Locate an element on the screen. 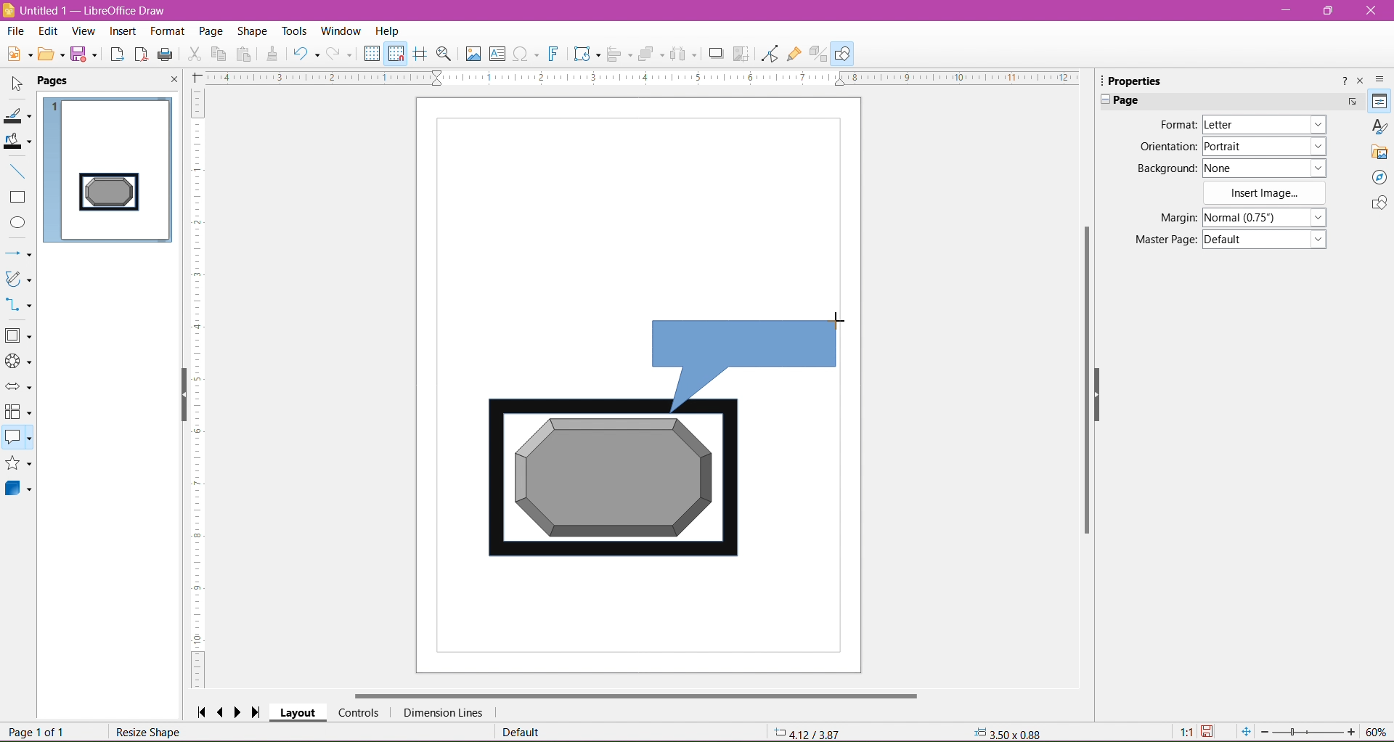 This screenshot has width=1394, height=742. View is located at coordinates (83, 30).